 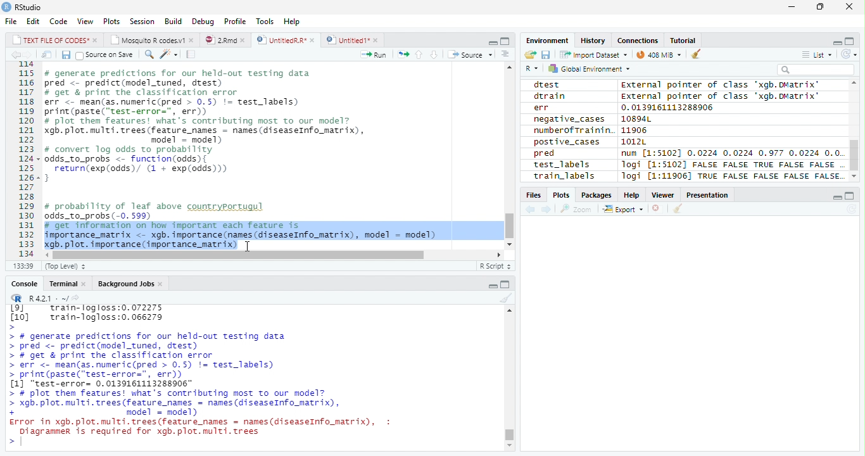 What do you see at coordinates (849, 194) in the screenshot?
I see `Maximize` at bounding box center [849, 194].